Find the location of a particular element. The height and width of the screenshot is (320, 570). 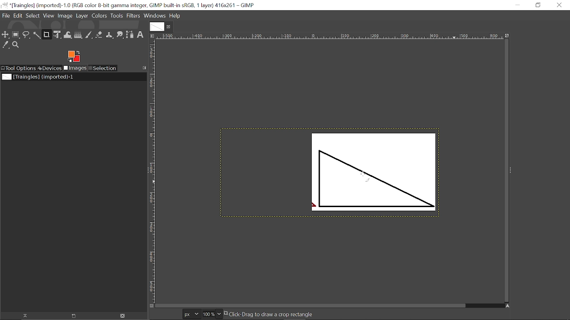

Edit is located at coordinates (19, 16).